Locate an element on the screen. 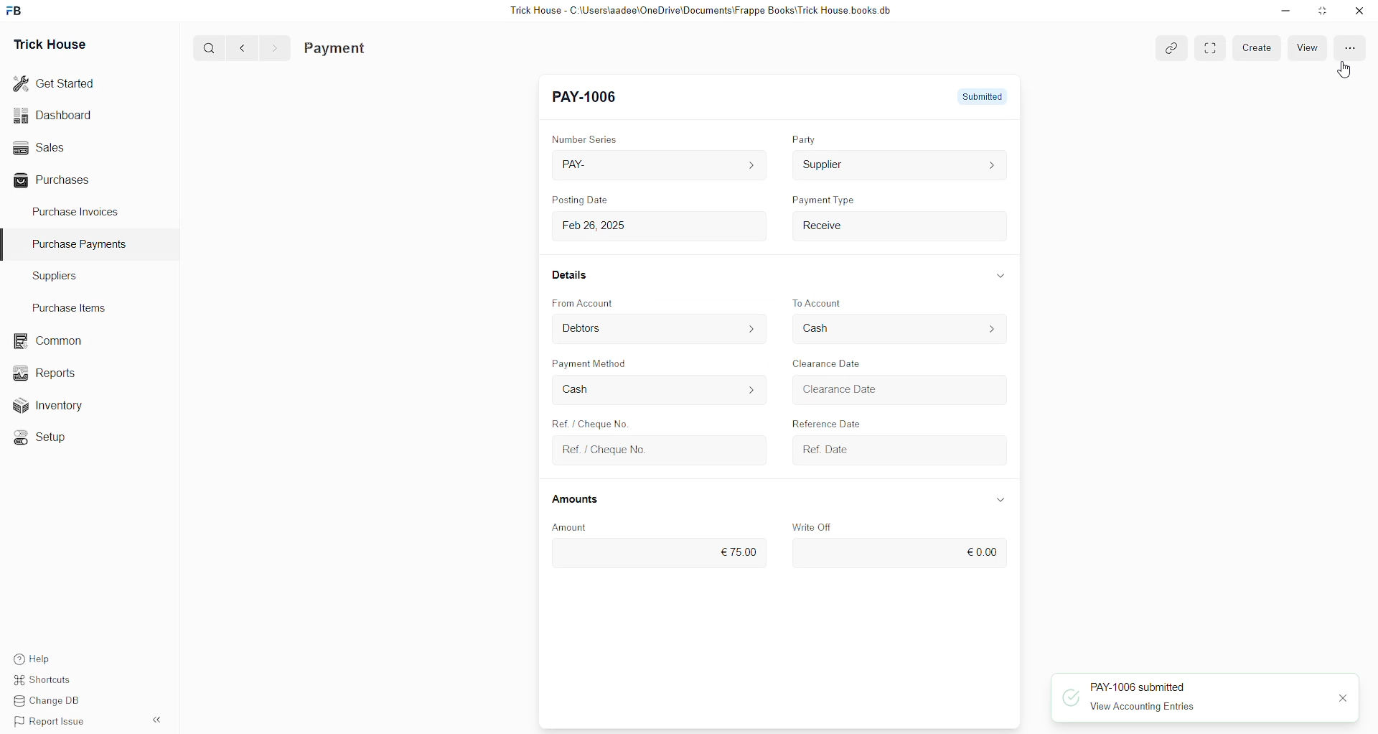  Purchase Payments is located at coordinates (84, 244).